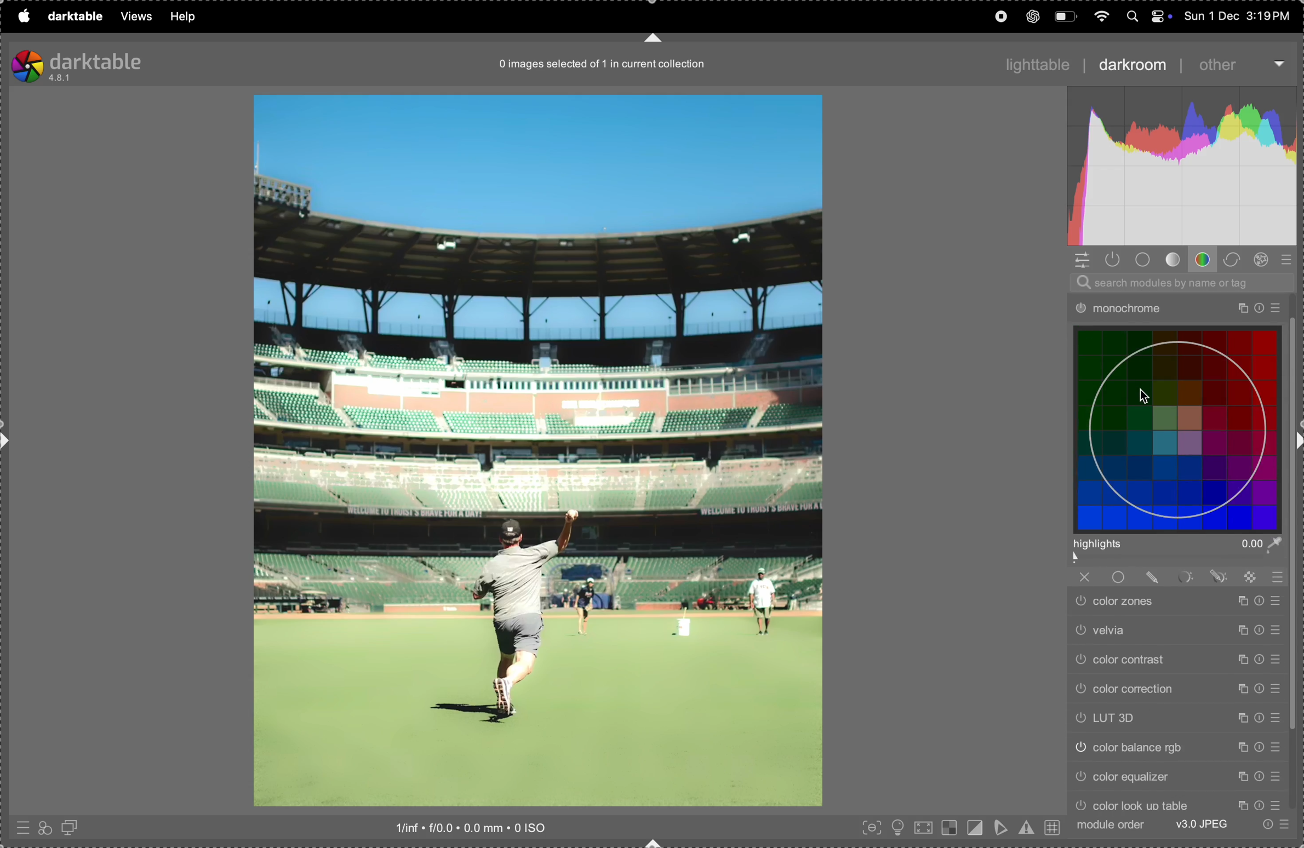 The image size is (1304, 848). What do you see at coordinates (44, 827) in the screenshot?
I see `quick acess for apply styles` at bounding box center [44, 827].